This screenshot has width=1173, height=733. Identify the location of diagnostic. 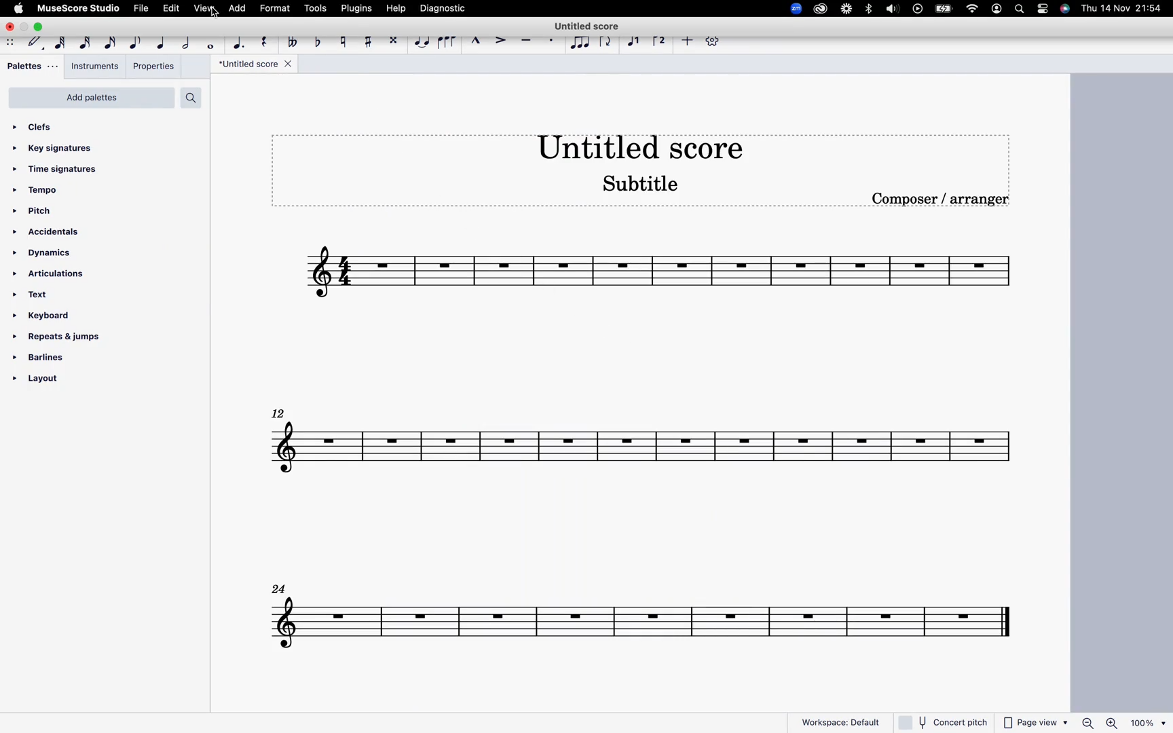
(443, 8).